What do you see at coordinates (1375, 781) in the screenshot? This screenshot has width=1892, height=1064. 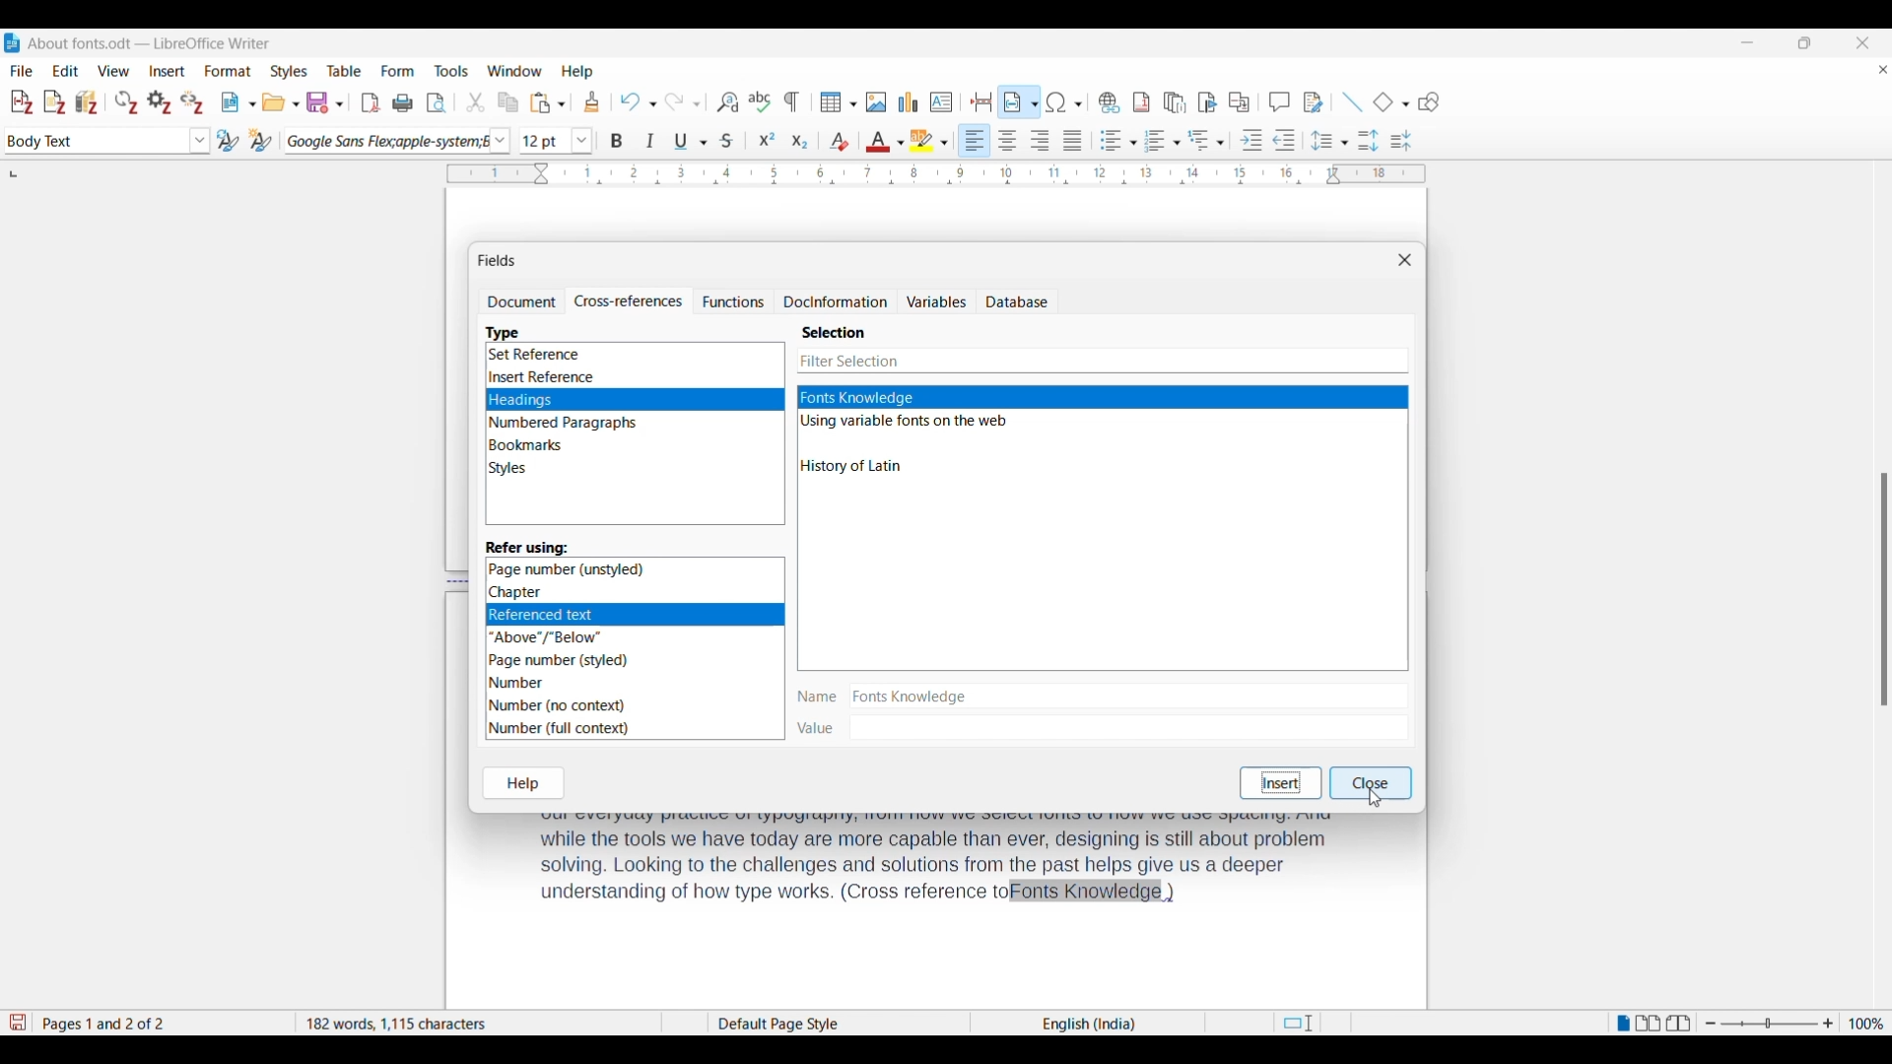 I see `close` at bounding box center [1375, 781].